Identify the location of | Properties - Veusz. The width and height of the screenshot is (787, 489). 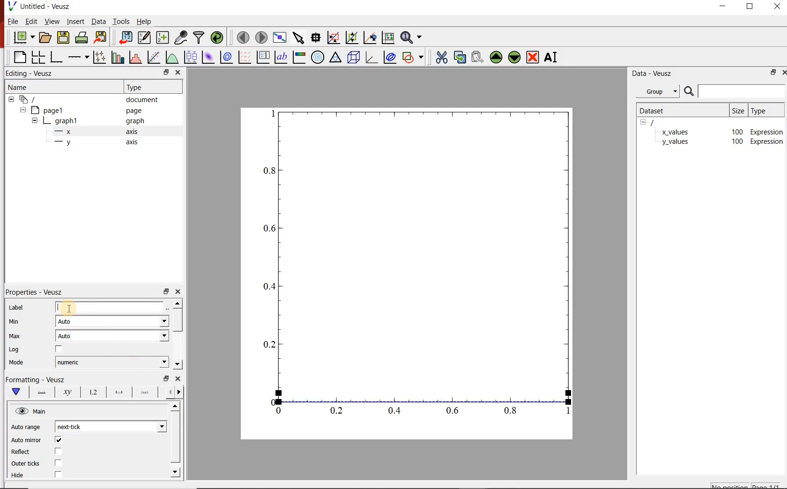
(36, 290).